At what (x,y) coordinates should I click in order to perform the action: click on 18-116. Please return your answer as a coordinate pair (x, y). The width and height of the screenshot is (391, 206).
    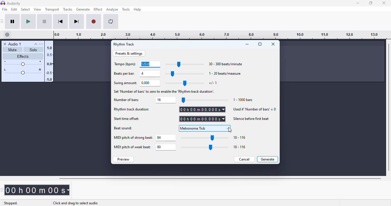
    Looking at the image, I should click on (240, 138).